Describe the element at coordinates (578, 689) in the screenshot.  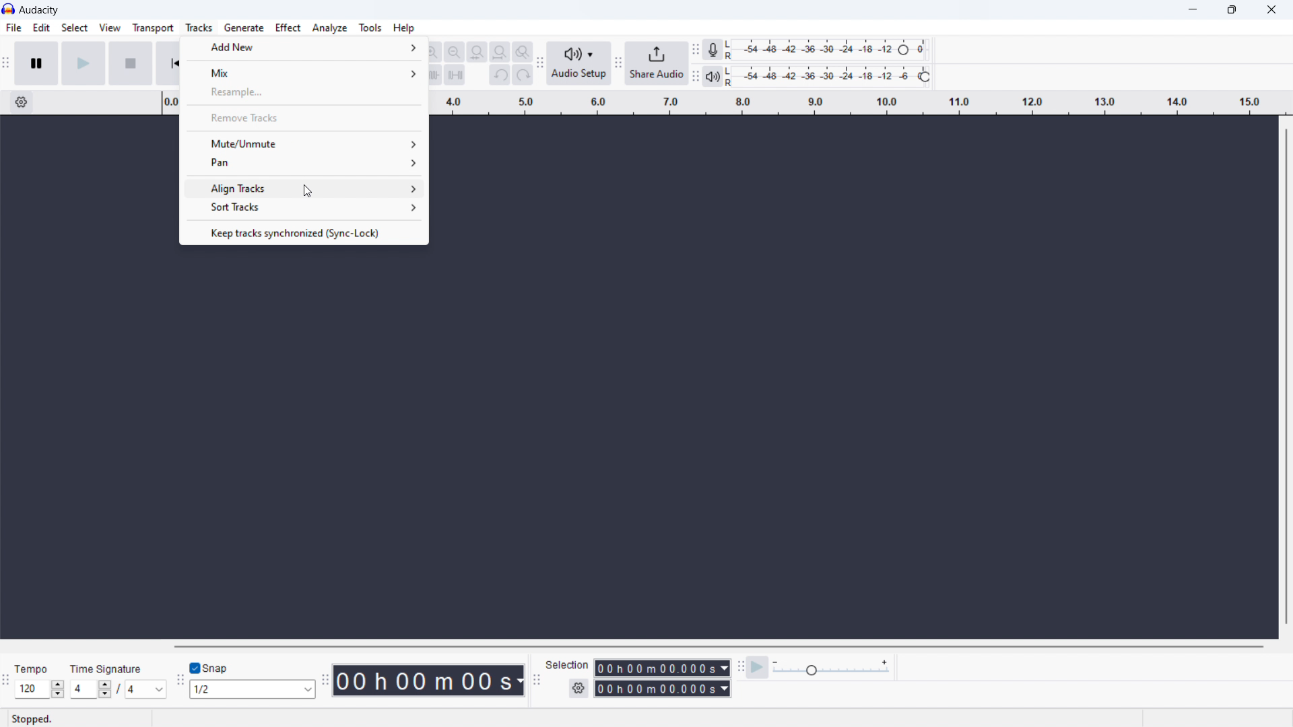
I see `selection settings` at that location.